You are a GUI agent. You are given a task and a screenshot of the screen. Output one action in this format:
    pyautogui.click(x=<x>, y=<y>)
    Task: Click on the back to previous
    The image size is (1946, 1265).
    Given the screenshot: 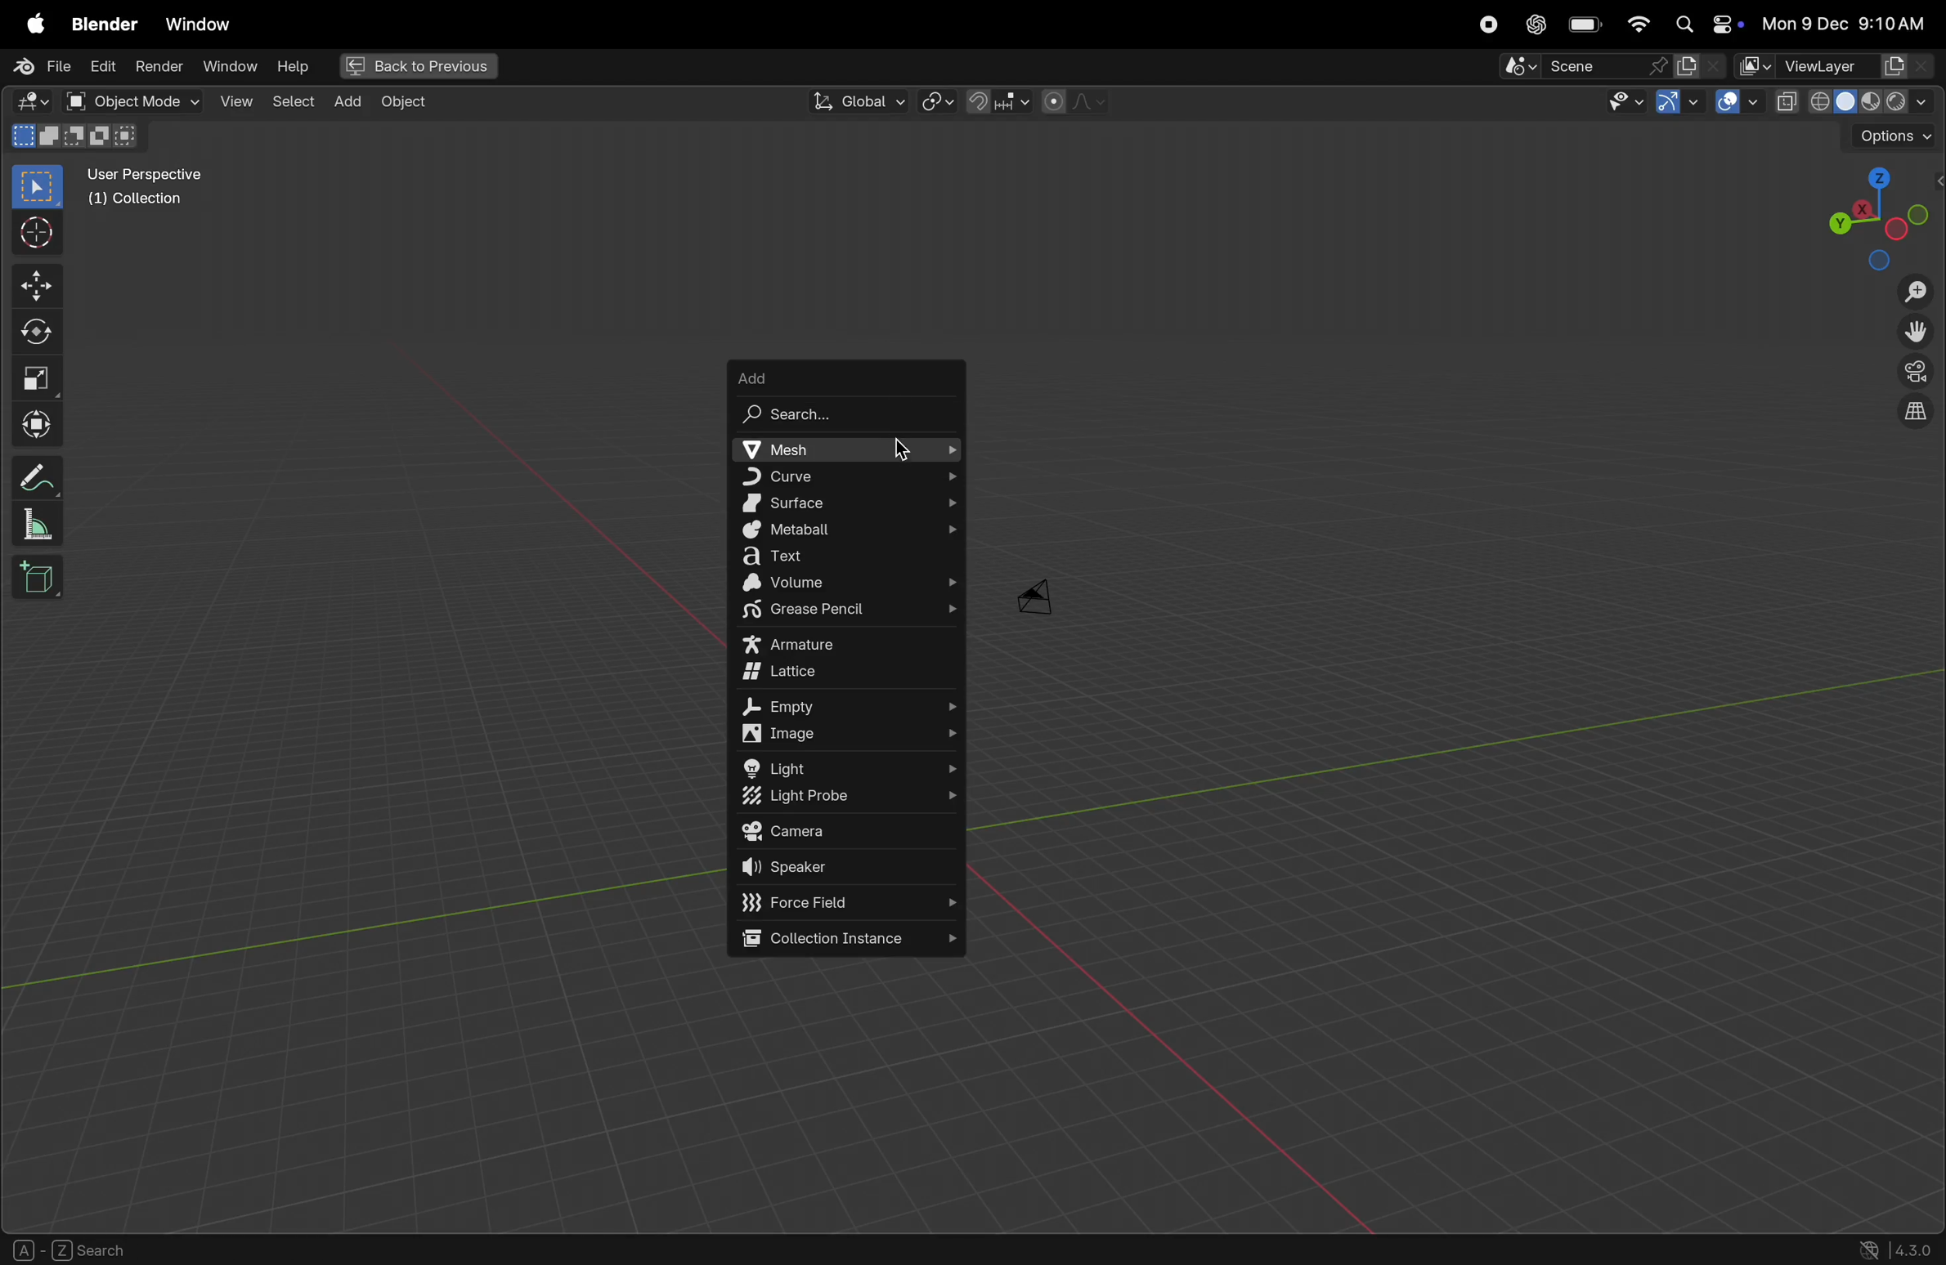 What is the action you would take?
    pyautogui.click(x=415, y=68)
    